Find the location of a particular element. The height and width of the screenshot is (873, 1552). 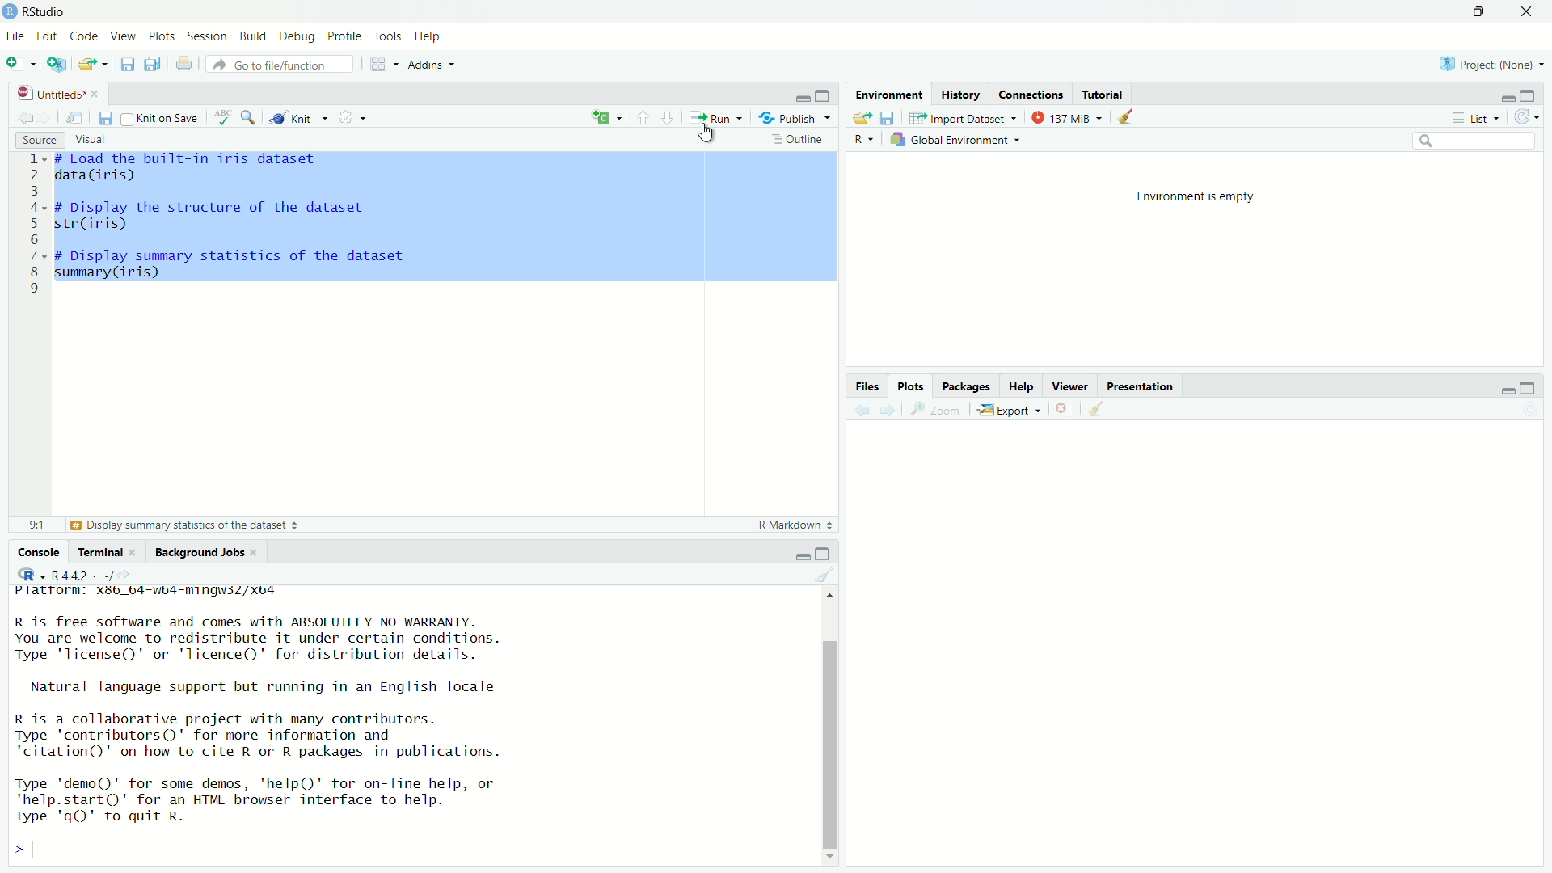

R Markdown is located at coordinates (795, 524).